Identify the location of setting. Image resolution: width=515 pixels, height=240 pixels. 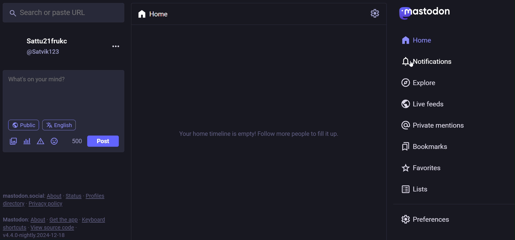
(375, 14).